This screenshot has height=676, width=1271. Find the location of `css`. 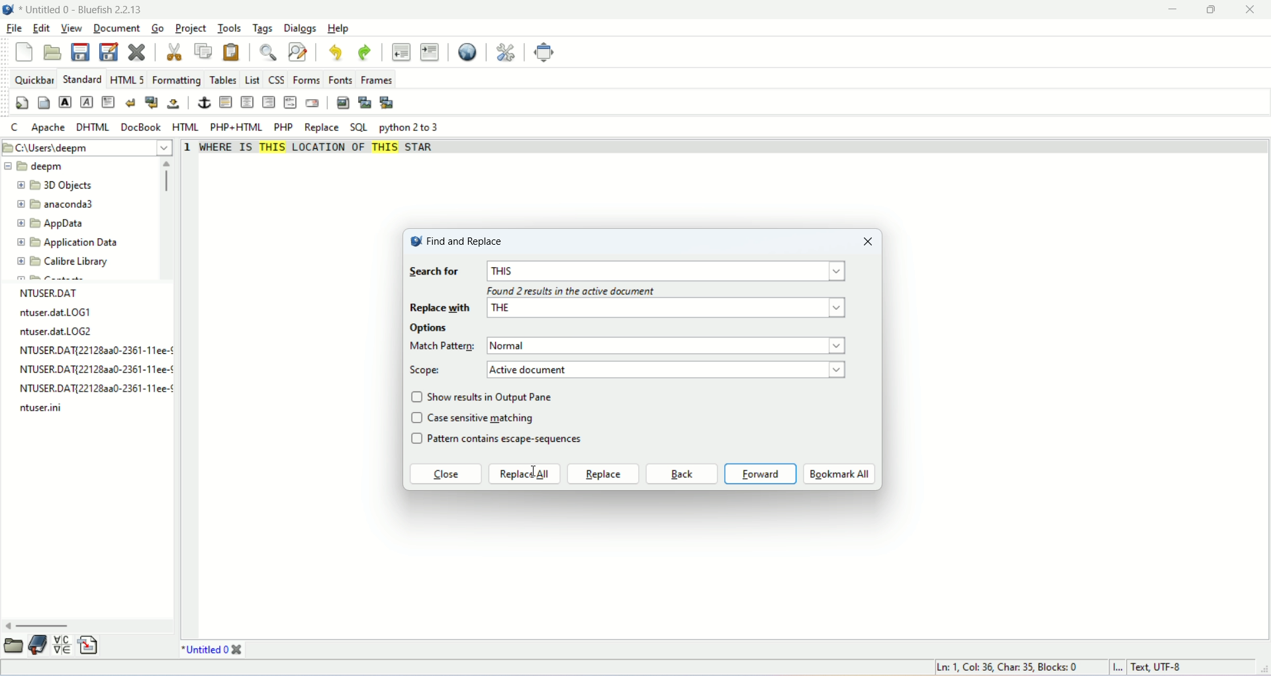

css is located at coordinates (276, 80).